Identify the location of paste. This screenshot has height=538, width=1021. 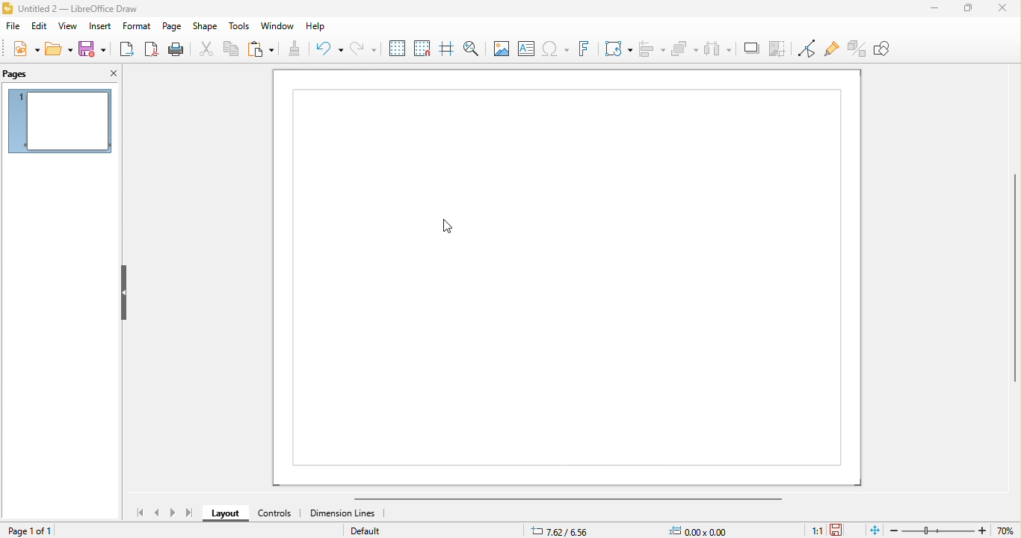
(260, 50).